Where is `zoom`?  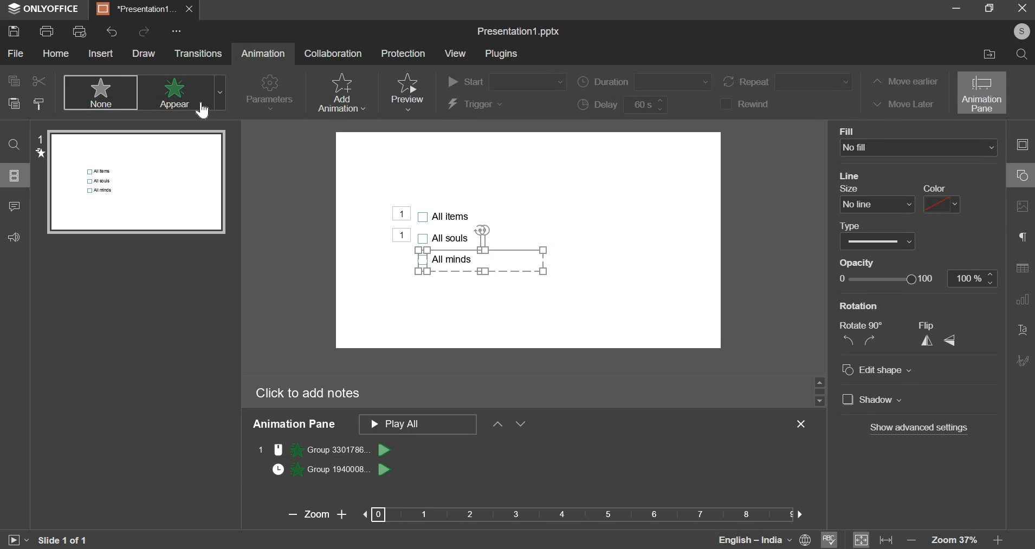
zoom is located at coordinates (538, 514).